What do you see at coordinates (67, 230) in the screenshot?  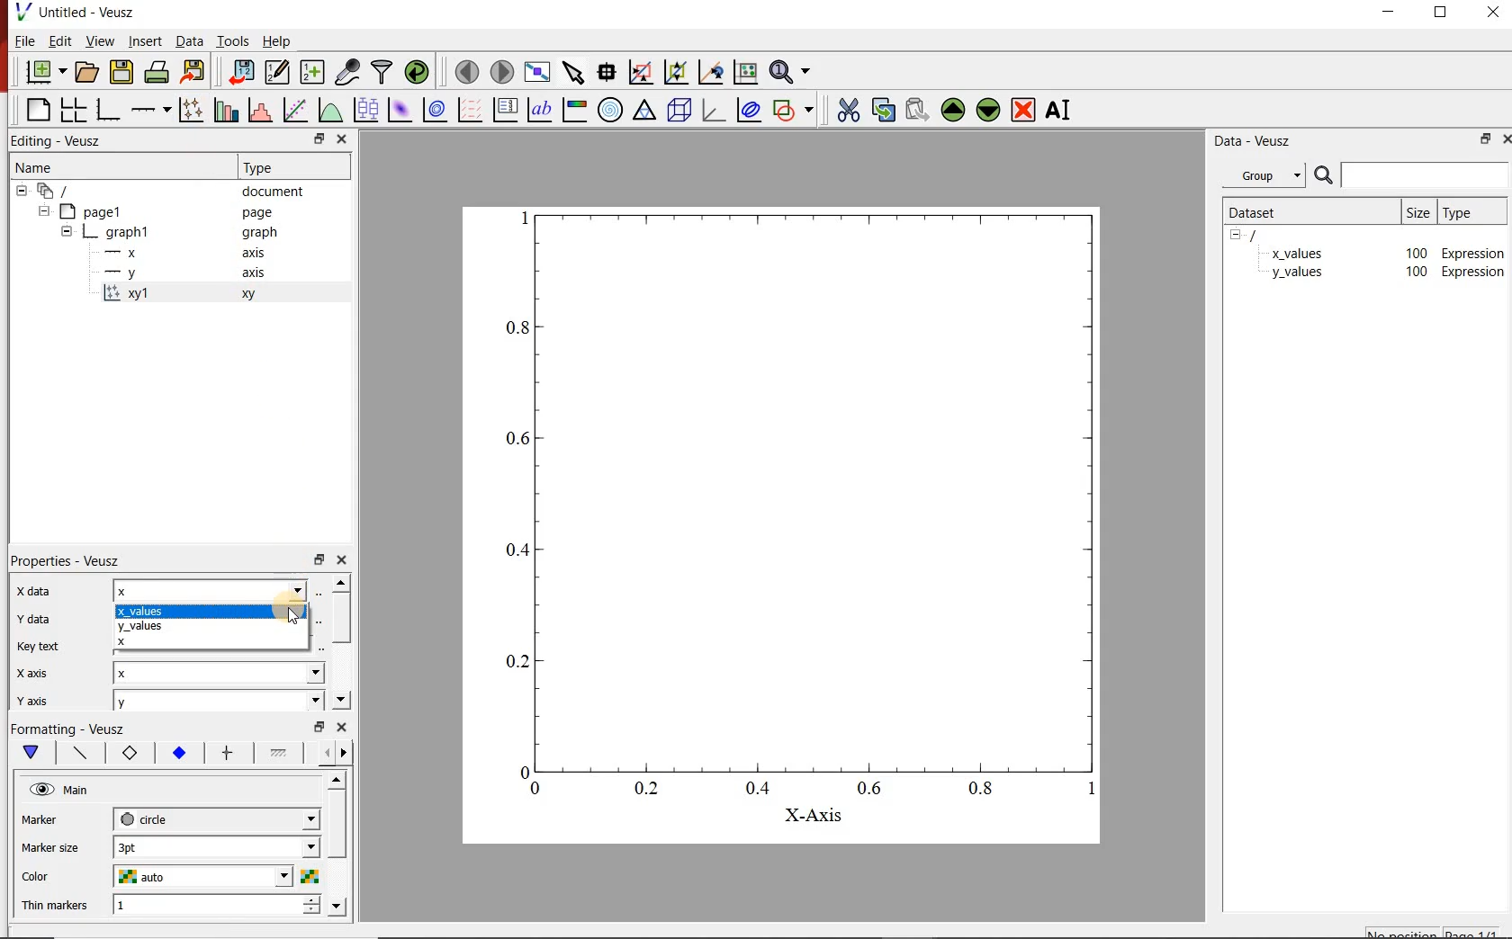 I see `hide` at bounding box center [67, 230].